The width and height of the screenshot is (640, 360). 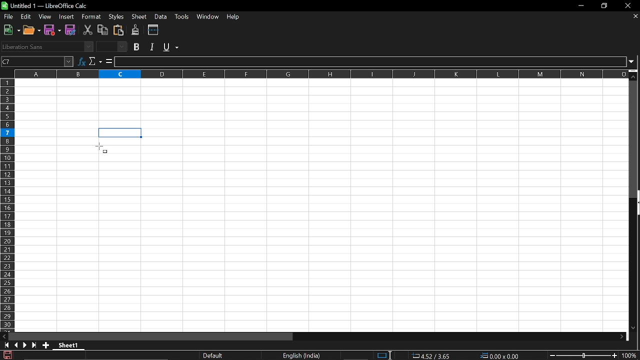 I want to click on File, so click(x=8, y=16).